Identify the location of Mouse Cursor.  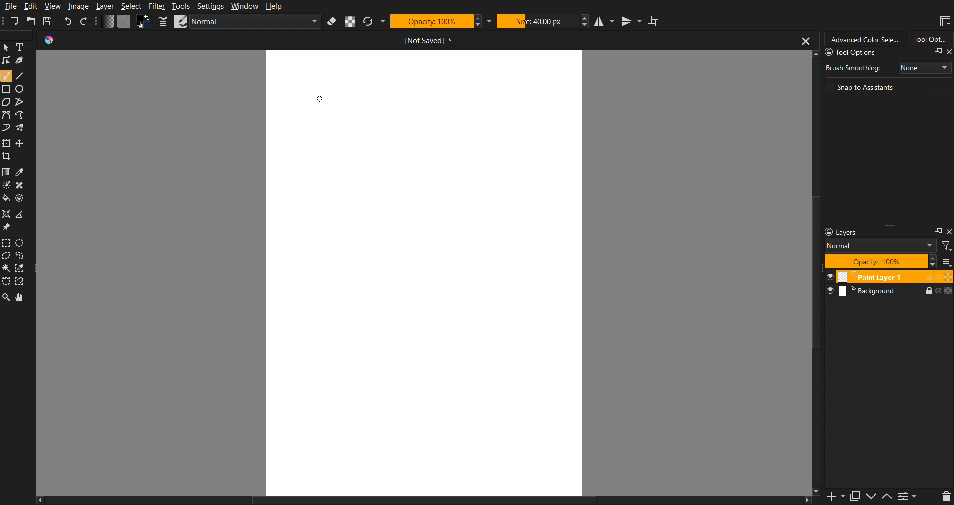
(320, 99).